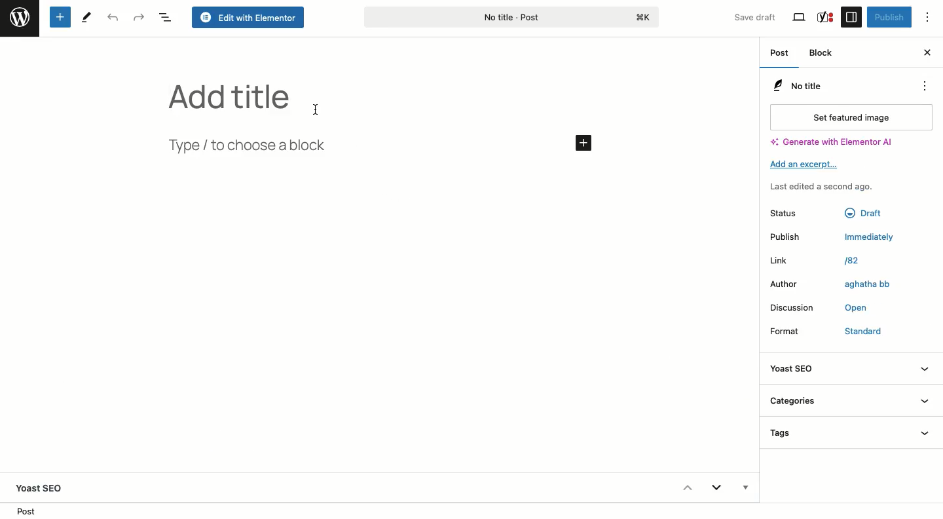  I want to click on Add new block, so click(59, 18).